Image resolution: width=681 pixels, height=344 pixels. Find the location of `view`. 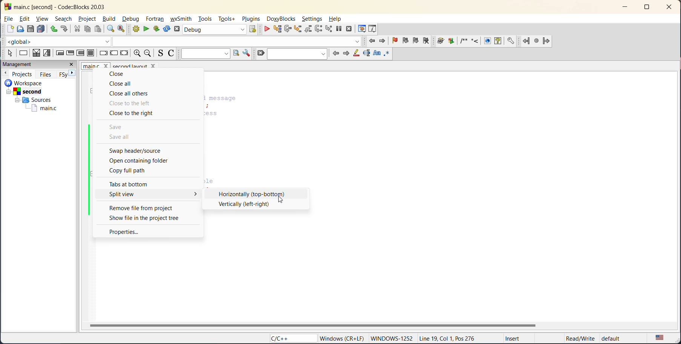

view is located at coordinates (42, 19).